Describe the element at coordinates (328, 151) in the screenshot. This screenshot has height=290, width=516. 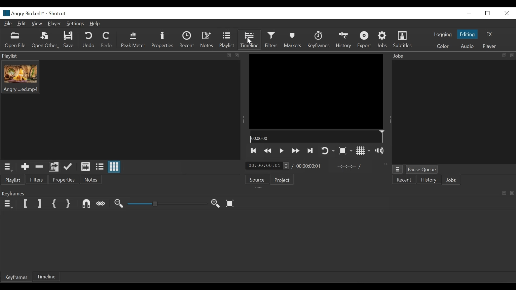
I see `Toggle player on looping` at that location.